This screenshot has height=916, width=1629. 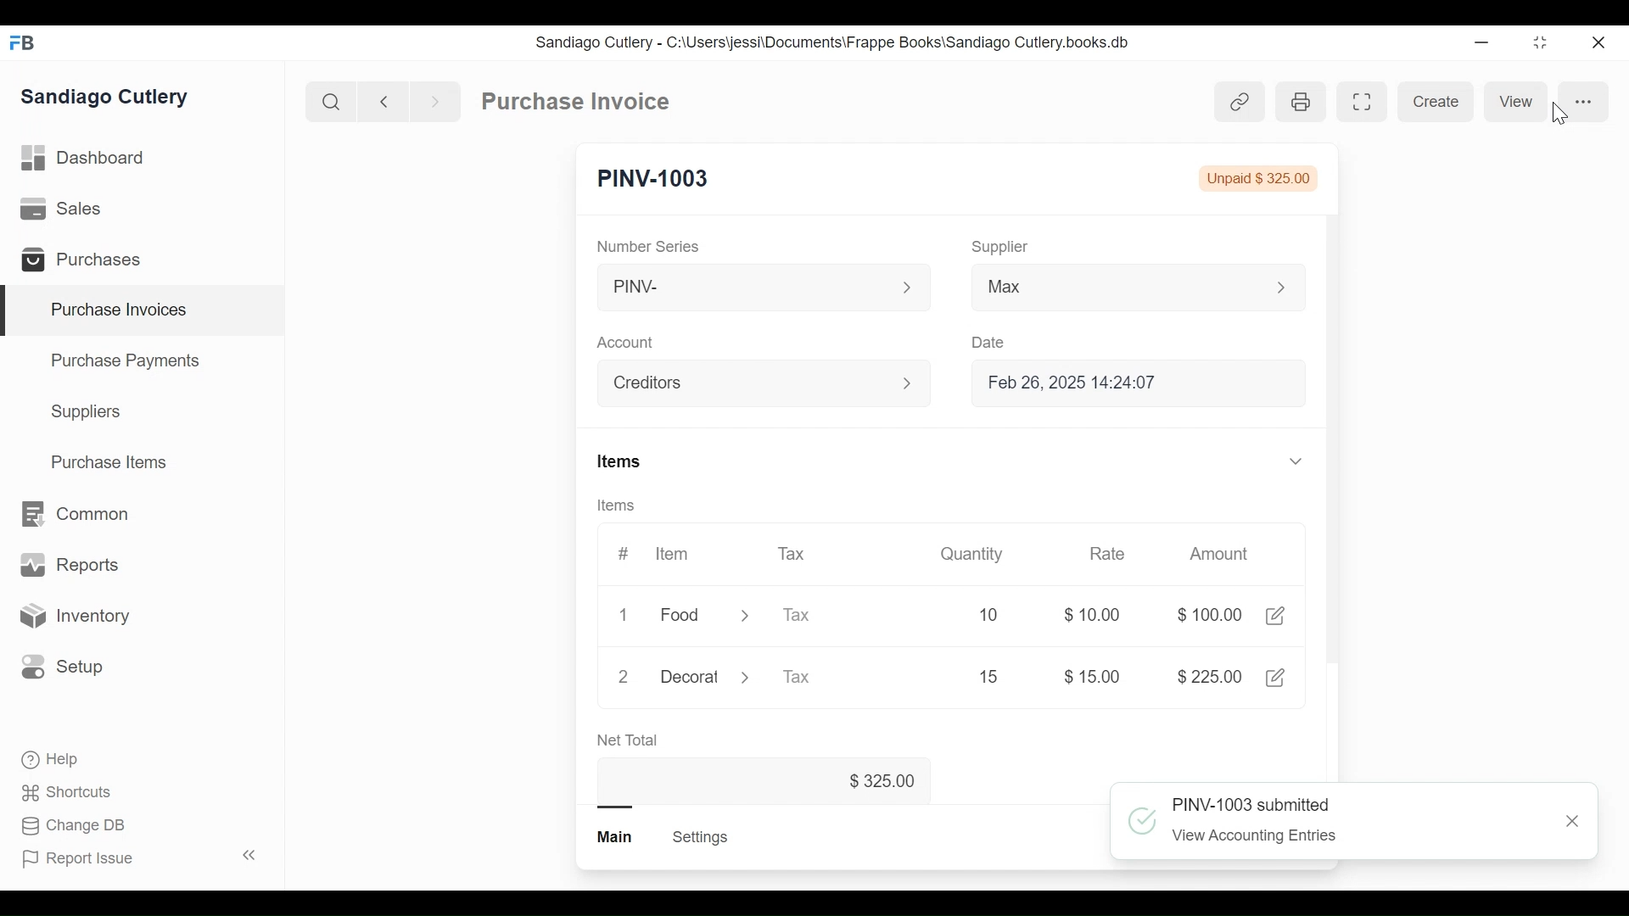 I want to click on Item, so click(x=673, y=552).